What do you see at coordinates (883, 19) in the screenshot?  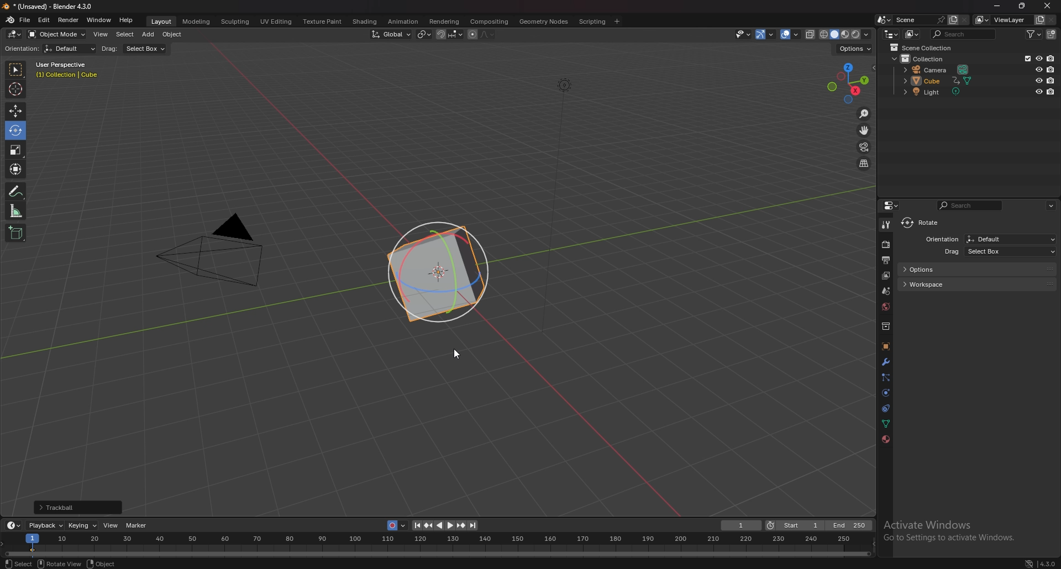 I see `browse scene` at bounding box center [883, 19].